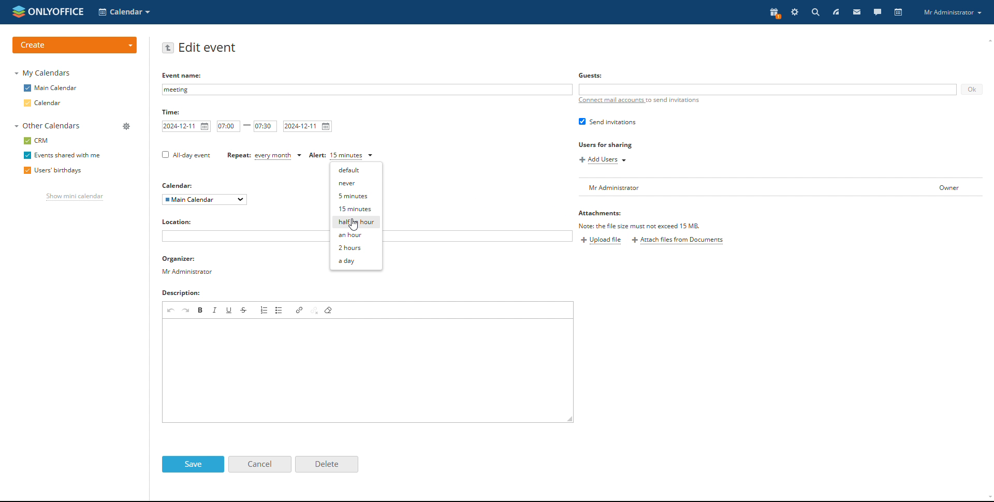  Describe the element at coordinates (638, 219) in the screenshot. I see `Attachments:
Note: the file size must not exceed 15 MB.` at that location.